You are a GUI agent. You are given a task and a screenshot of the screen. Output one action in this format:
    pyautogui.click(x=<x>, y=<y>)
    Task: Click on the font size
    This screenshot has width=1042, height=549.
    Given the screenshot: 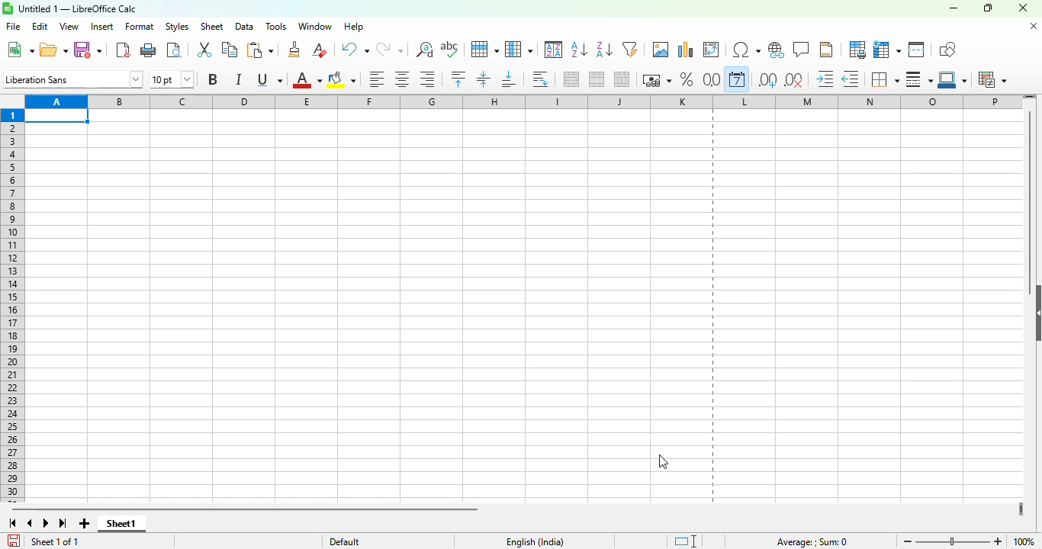 What is the action you would take?
    pyautogui.click(x=172, y=79)
    